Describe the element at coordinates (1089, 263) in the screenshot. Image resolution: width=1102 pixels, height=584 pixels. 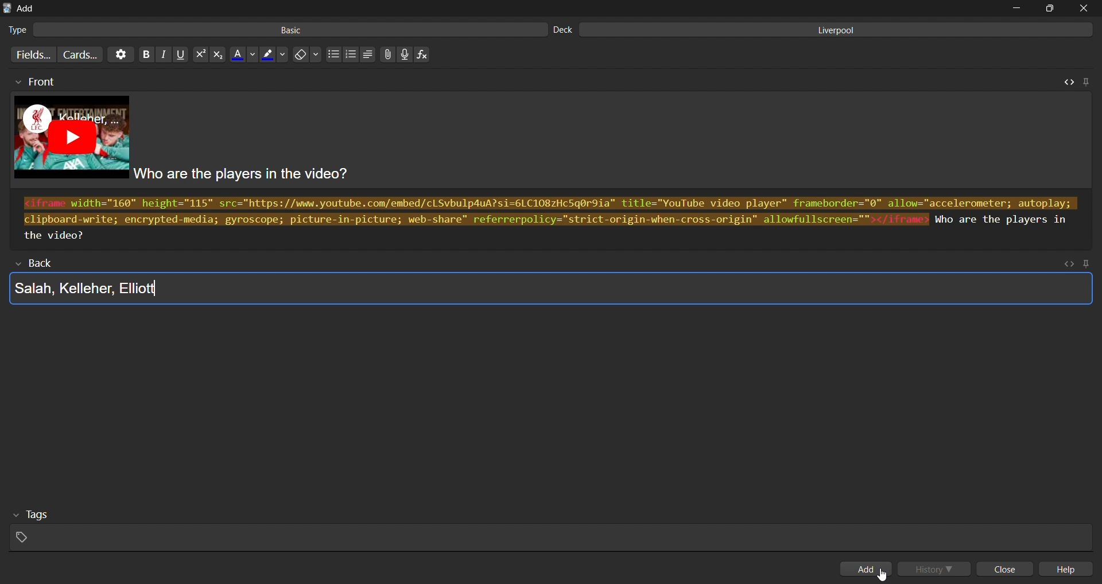
I see `pin` at that location.